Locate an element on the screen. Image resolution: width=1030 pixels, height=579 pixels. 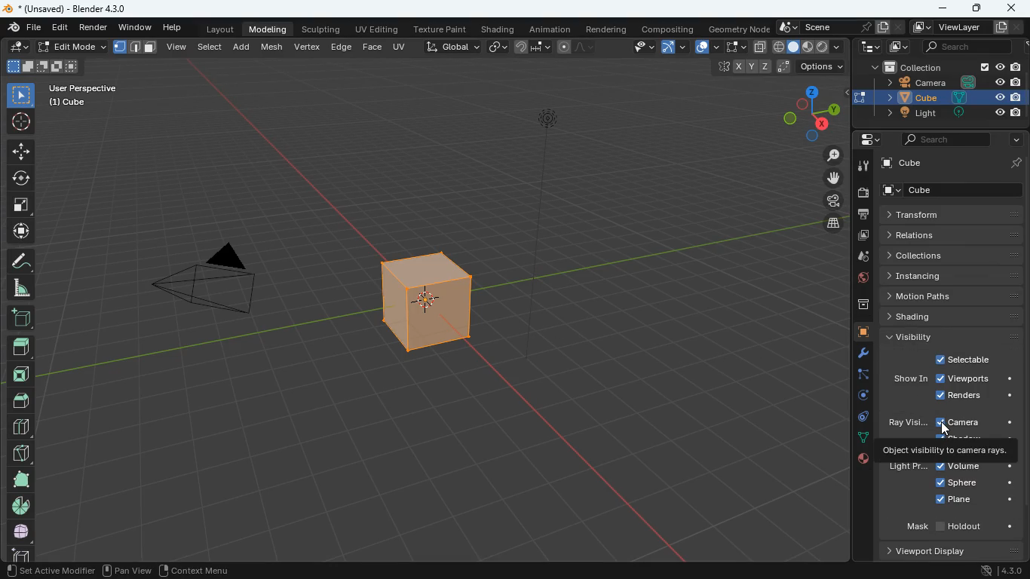
sphere is located at coordinates (972, 482).